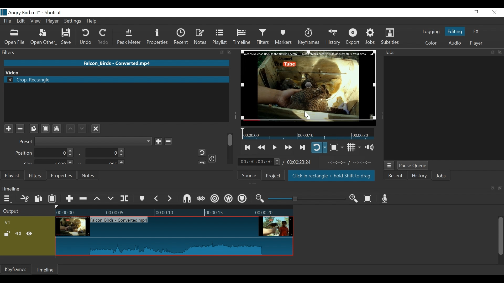 This screenshot has height=283, width=504. I want to click on Save, so click(68, 37).